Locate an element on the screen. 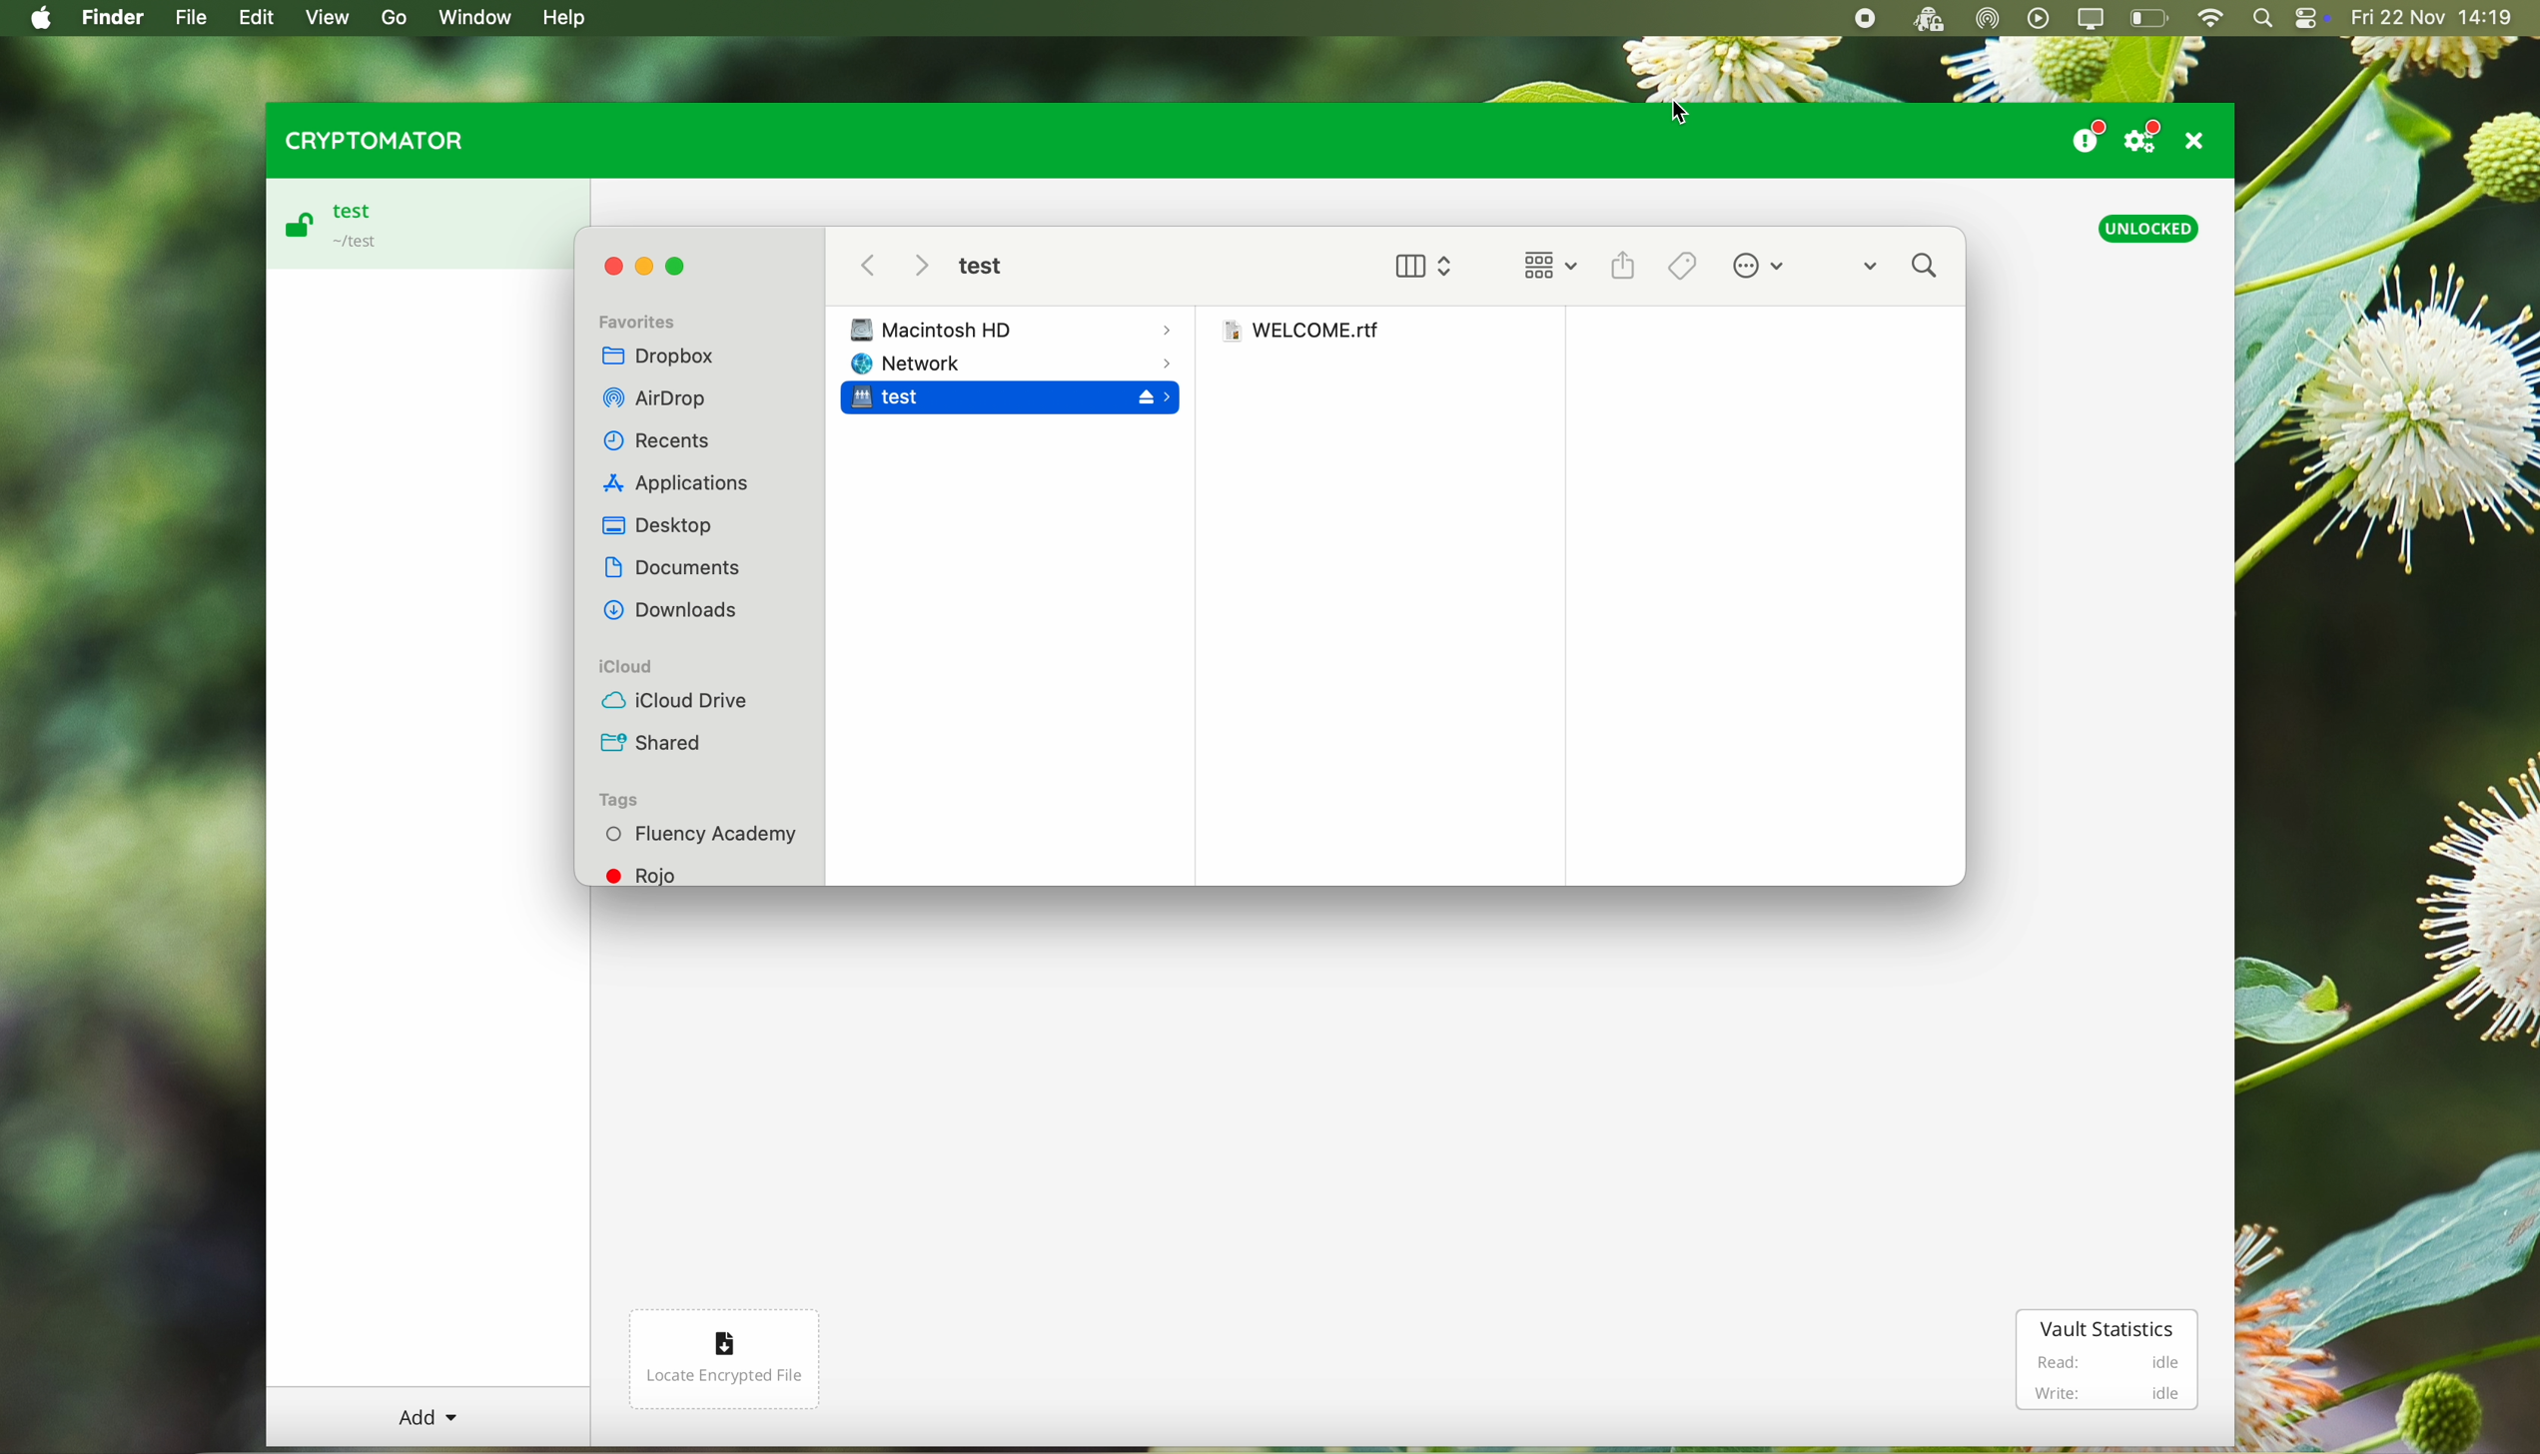  play is located at coordinates (2040, 18).